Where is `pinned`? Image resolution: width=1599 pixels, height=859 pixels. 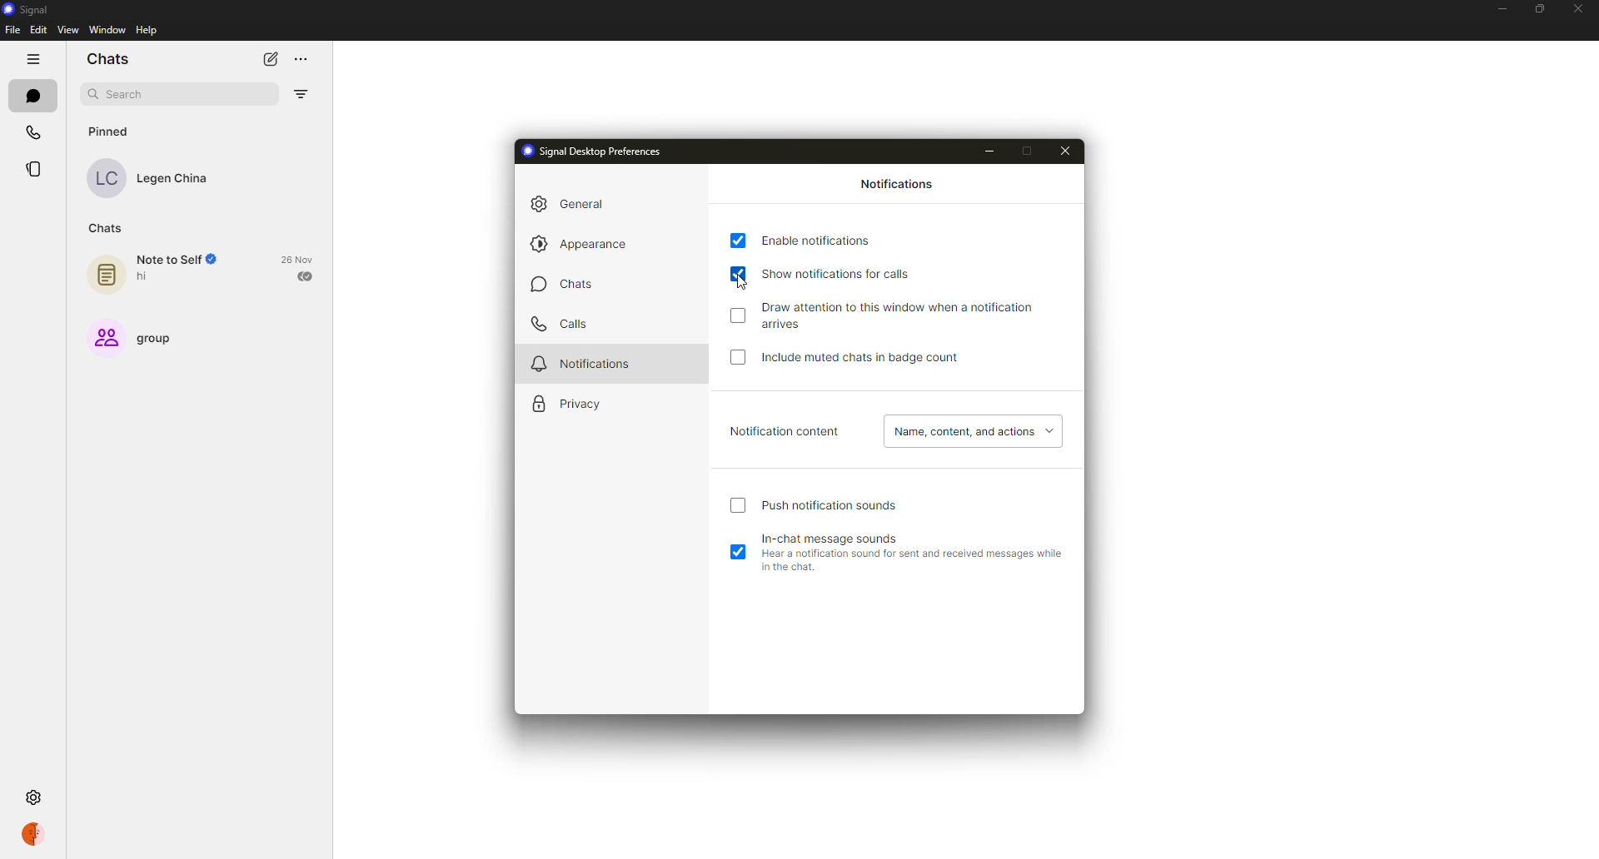 pinned is located at coordinates (111, 132).